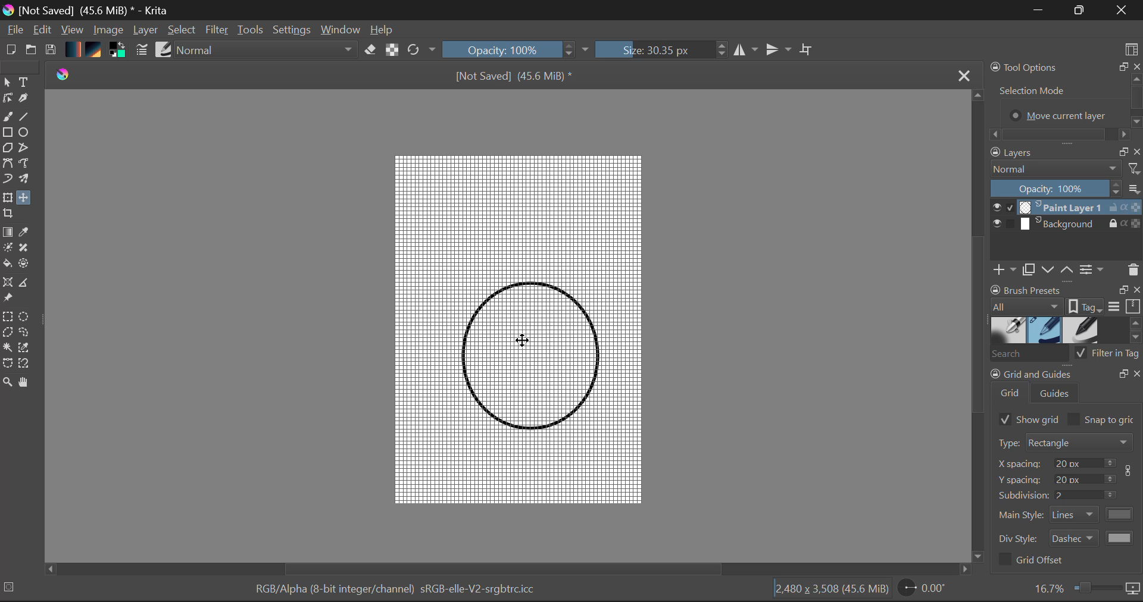  Describe the element at coordinates (1080, 10) in the screenshot. I see `Minimize` at that location.